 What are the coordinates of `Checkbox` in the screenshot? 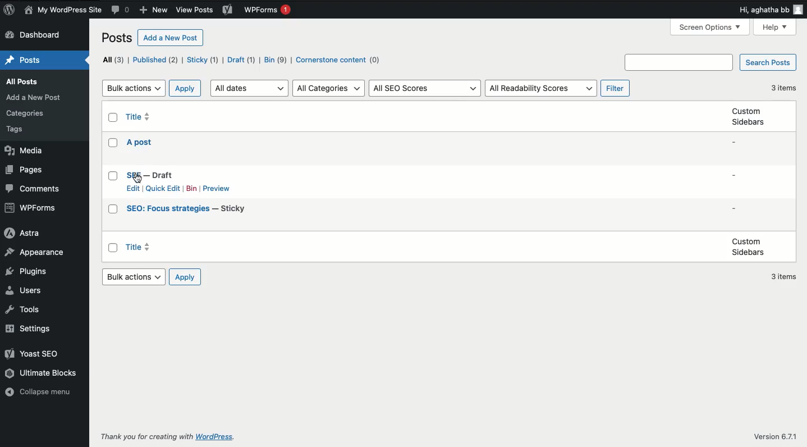 It's located at (111, 117).